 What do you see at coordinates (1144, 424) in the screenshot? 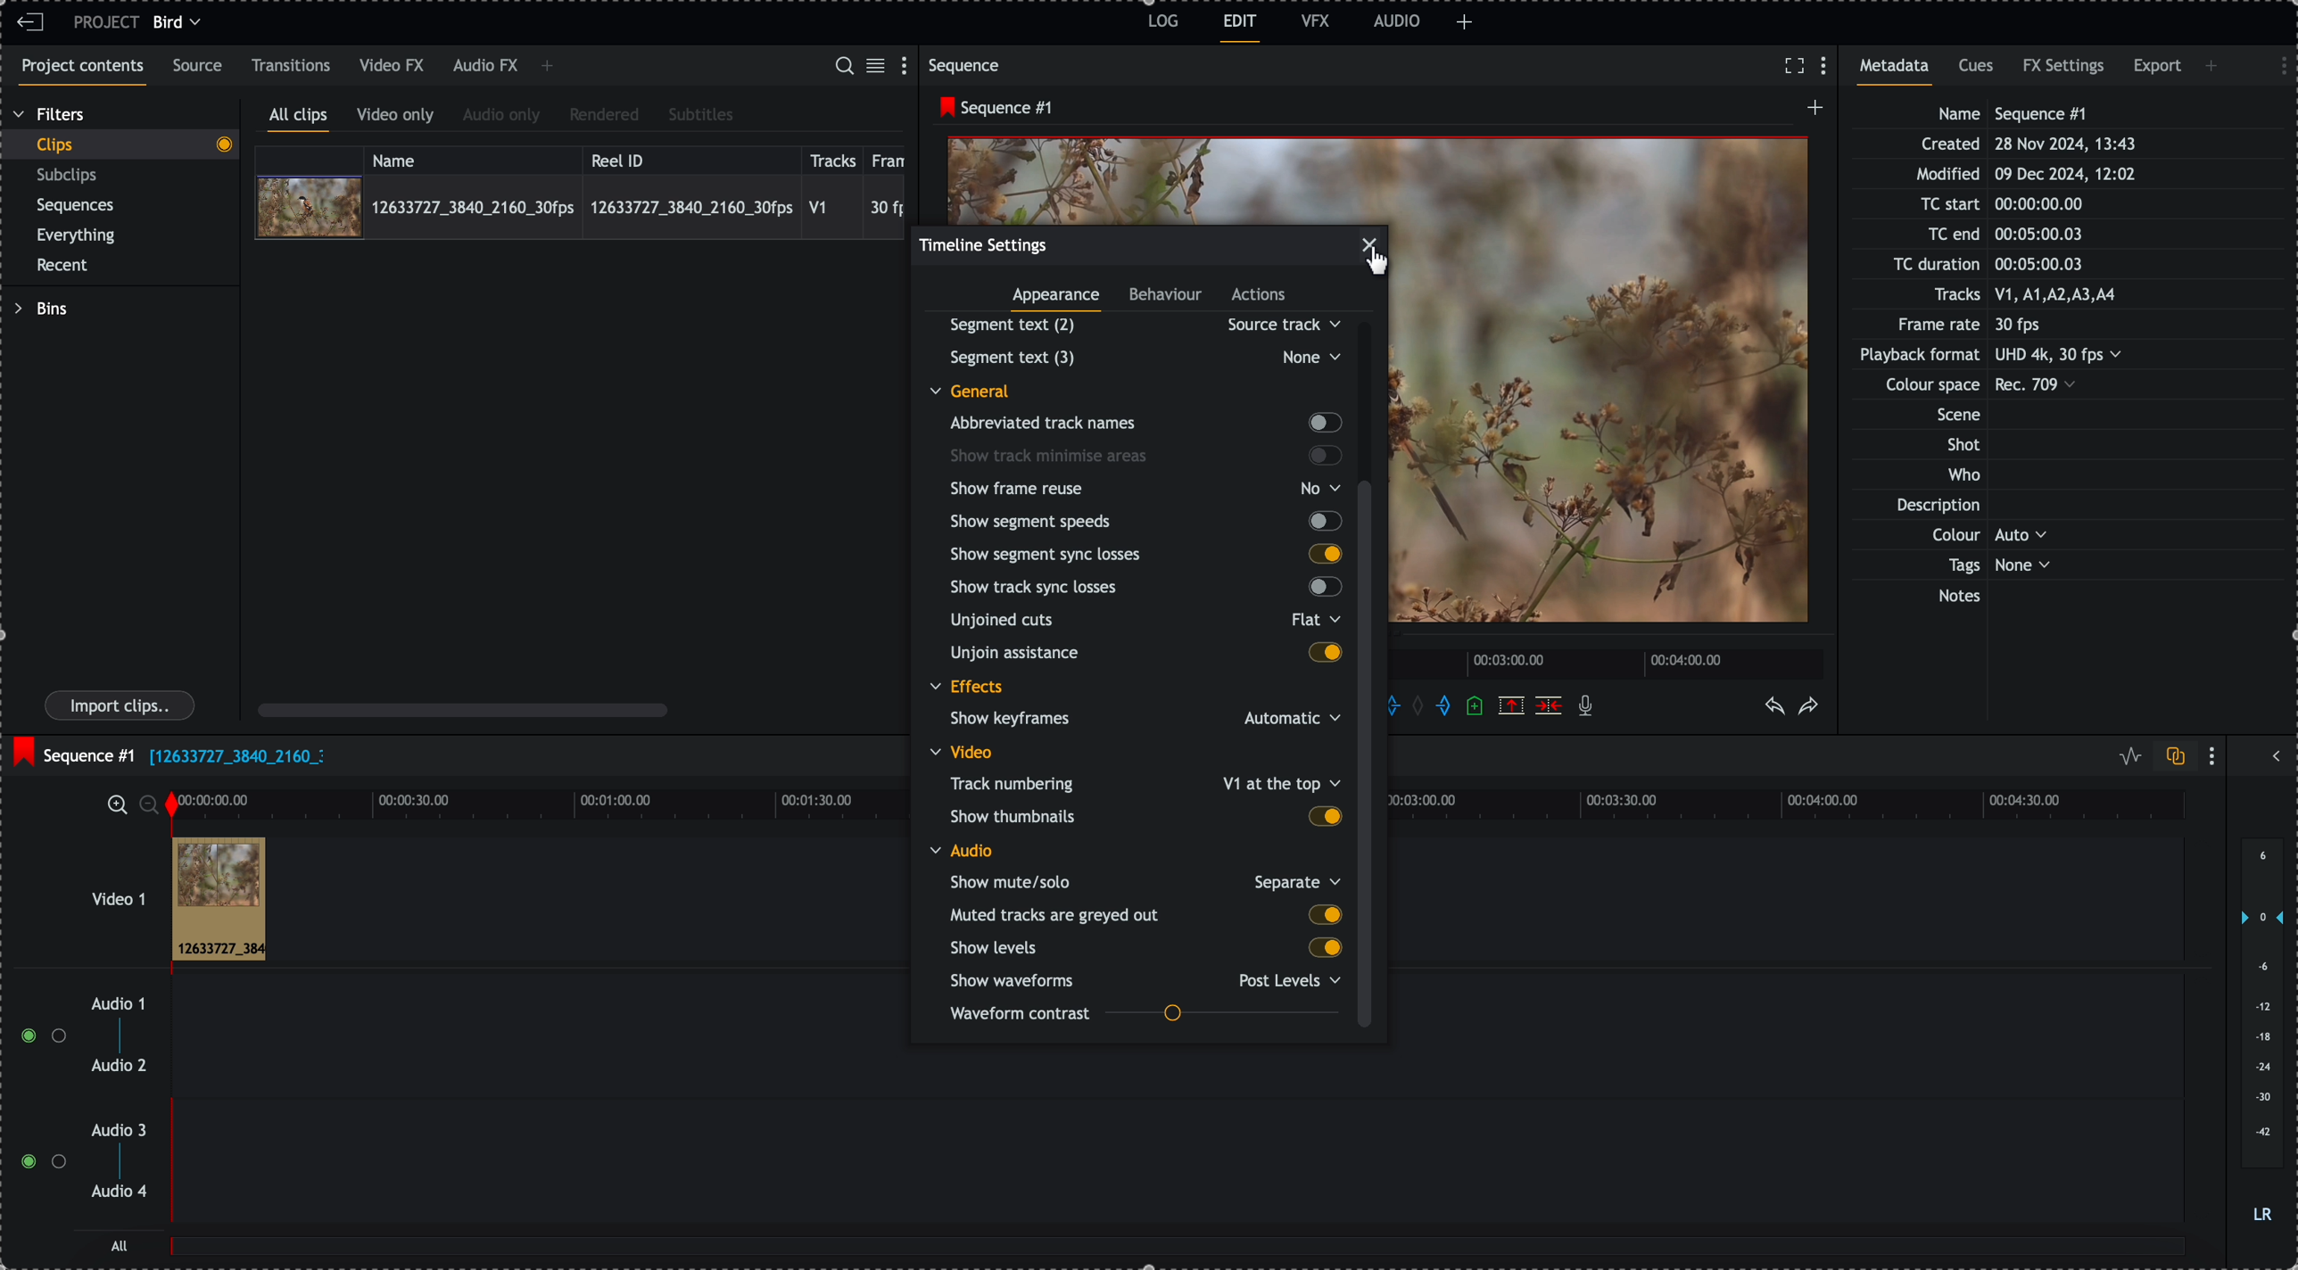
I see `abbreviated track names` at bounding box center [1144, 424].